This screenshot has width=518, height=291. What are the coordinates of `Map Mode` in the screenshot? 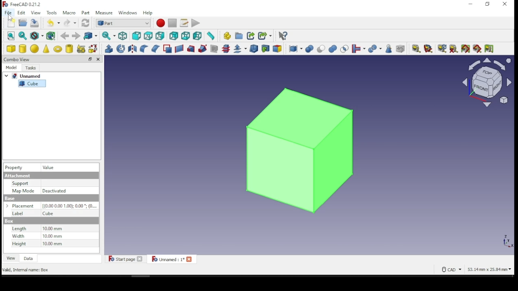 It's located at (23, 190).